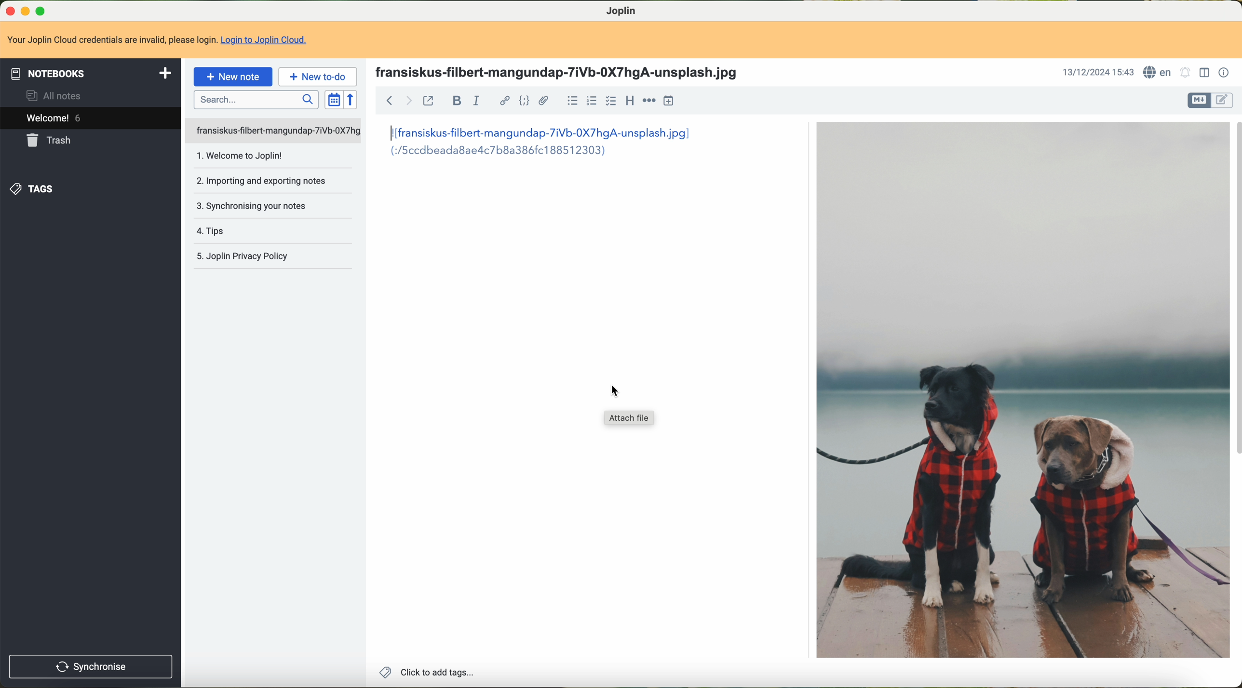  Describe the element at coordinates (90, 667) in the screenshot. I see `synchronise` at that location.